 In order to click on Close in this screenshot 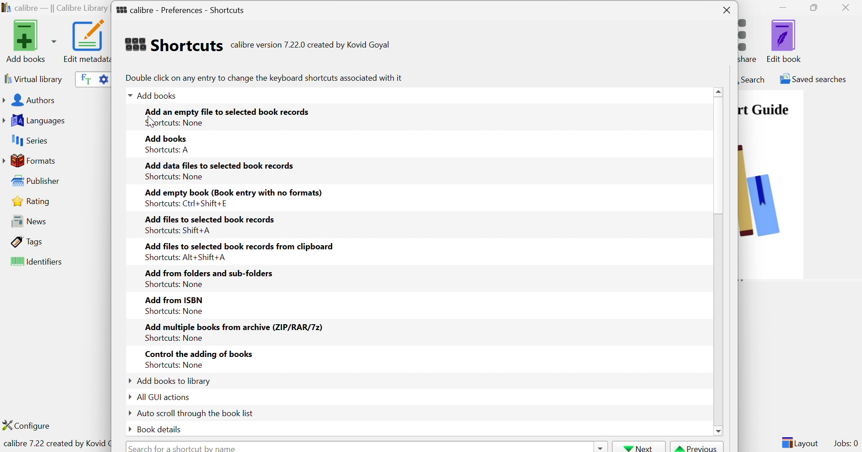, I will do `click(727, 11)`.